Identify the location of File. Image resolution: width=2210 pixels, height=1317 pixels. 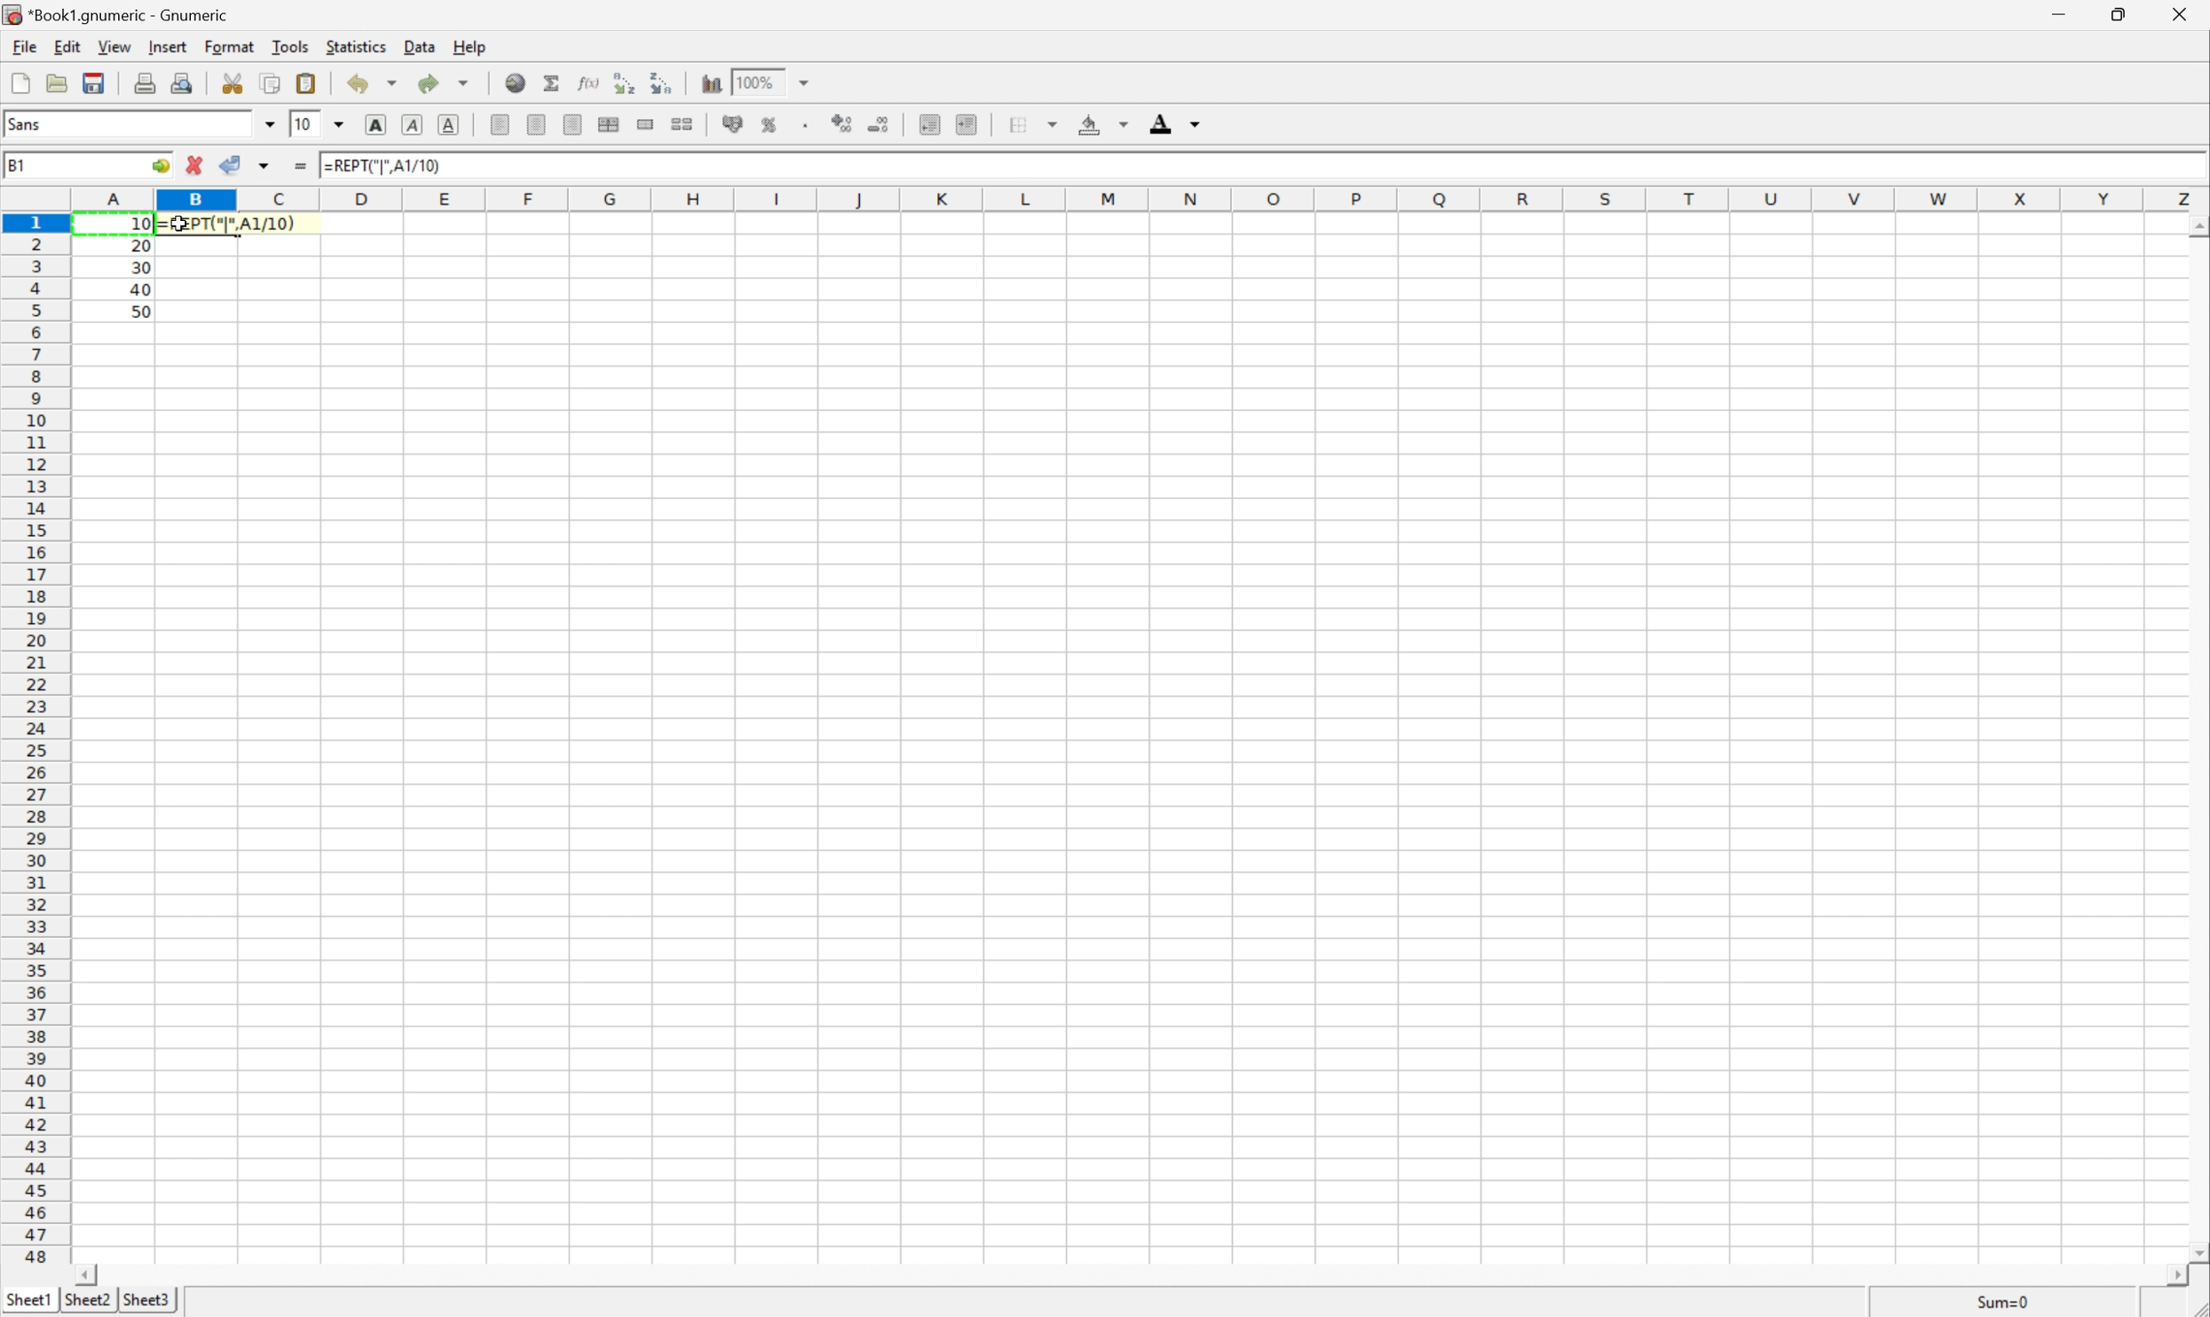
(24, 47).